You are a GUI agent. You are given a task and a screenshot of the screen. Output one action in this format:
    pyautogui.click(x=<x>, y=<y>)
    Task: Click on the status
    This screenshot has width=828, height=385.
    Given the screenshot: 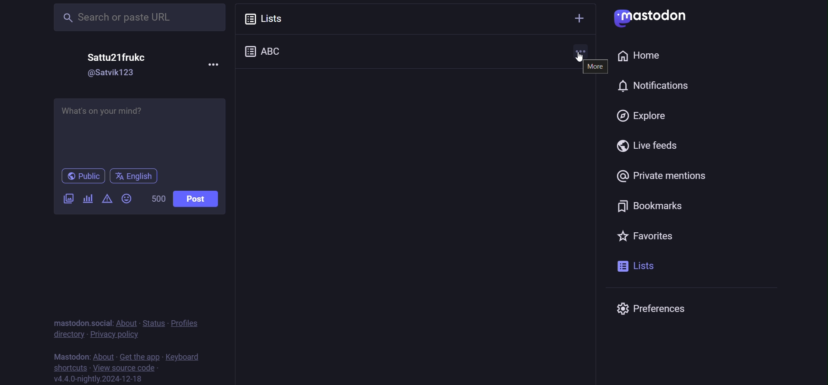 What is the action you would take?
    pyautogui.click(x=151, y=321)
    